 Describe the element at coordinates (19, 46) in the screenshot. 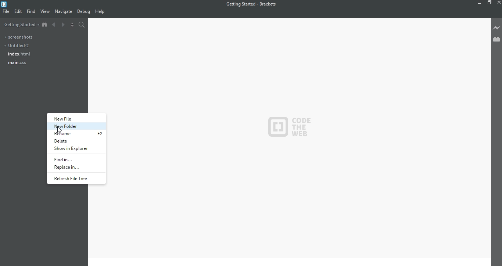

I see `untitled-2` at that location.